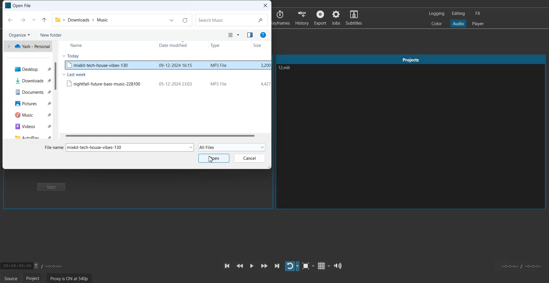  I want to click on History, so click(303, 17).